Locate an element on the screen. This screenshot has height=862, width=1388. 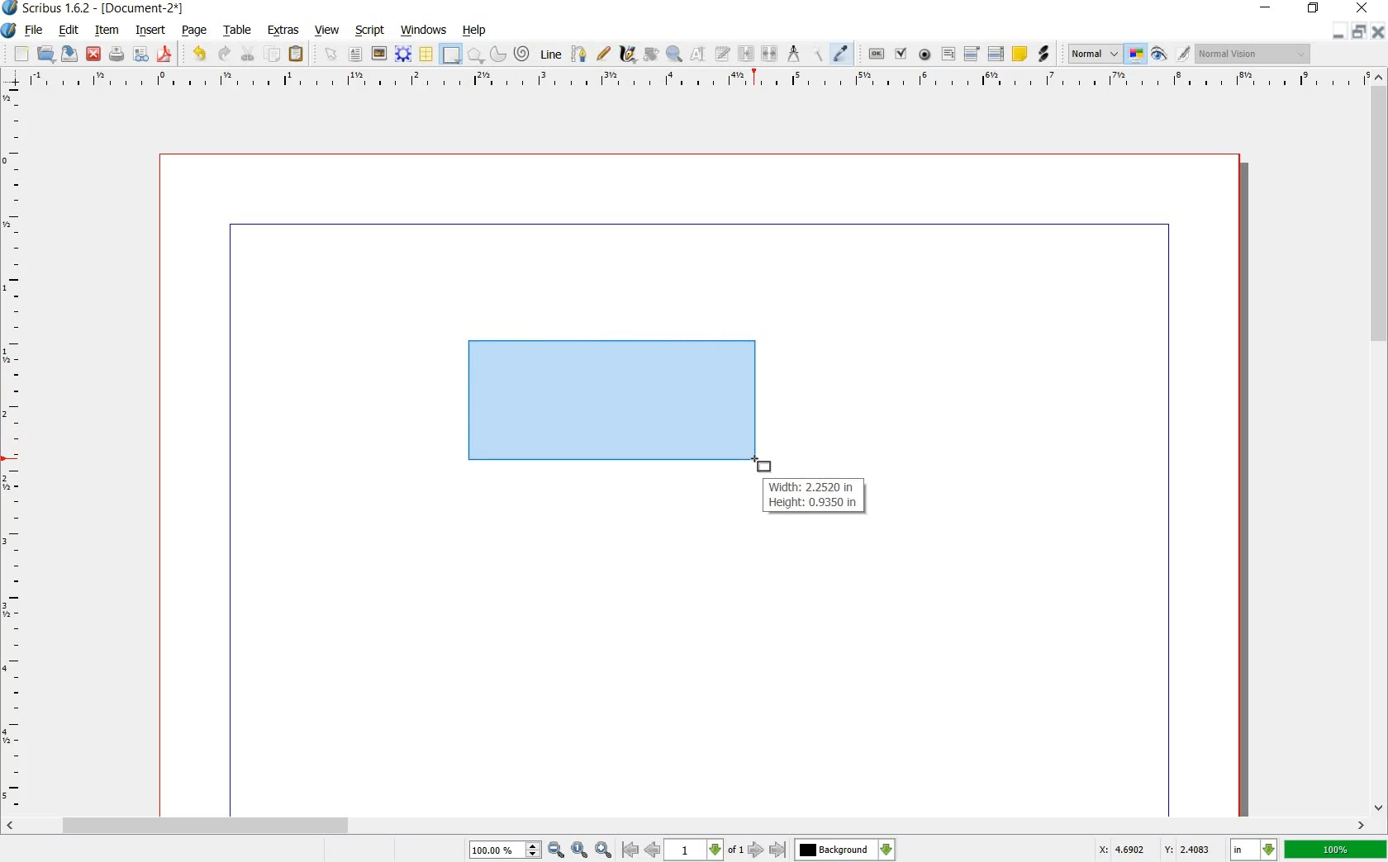
LINE is located at coordinates (551, 52).